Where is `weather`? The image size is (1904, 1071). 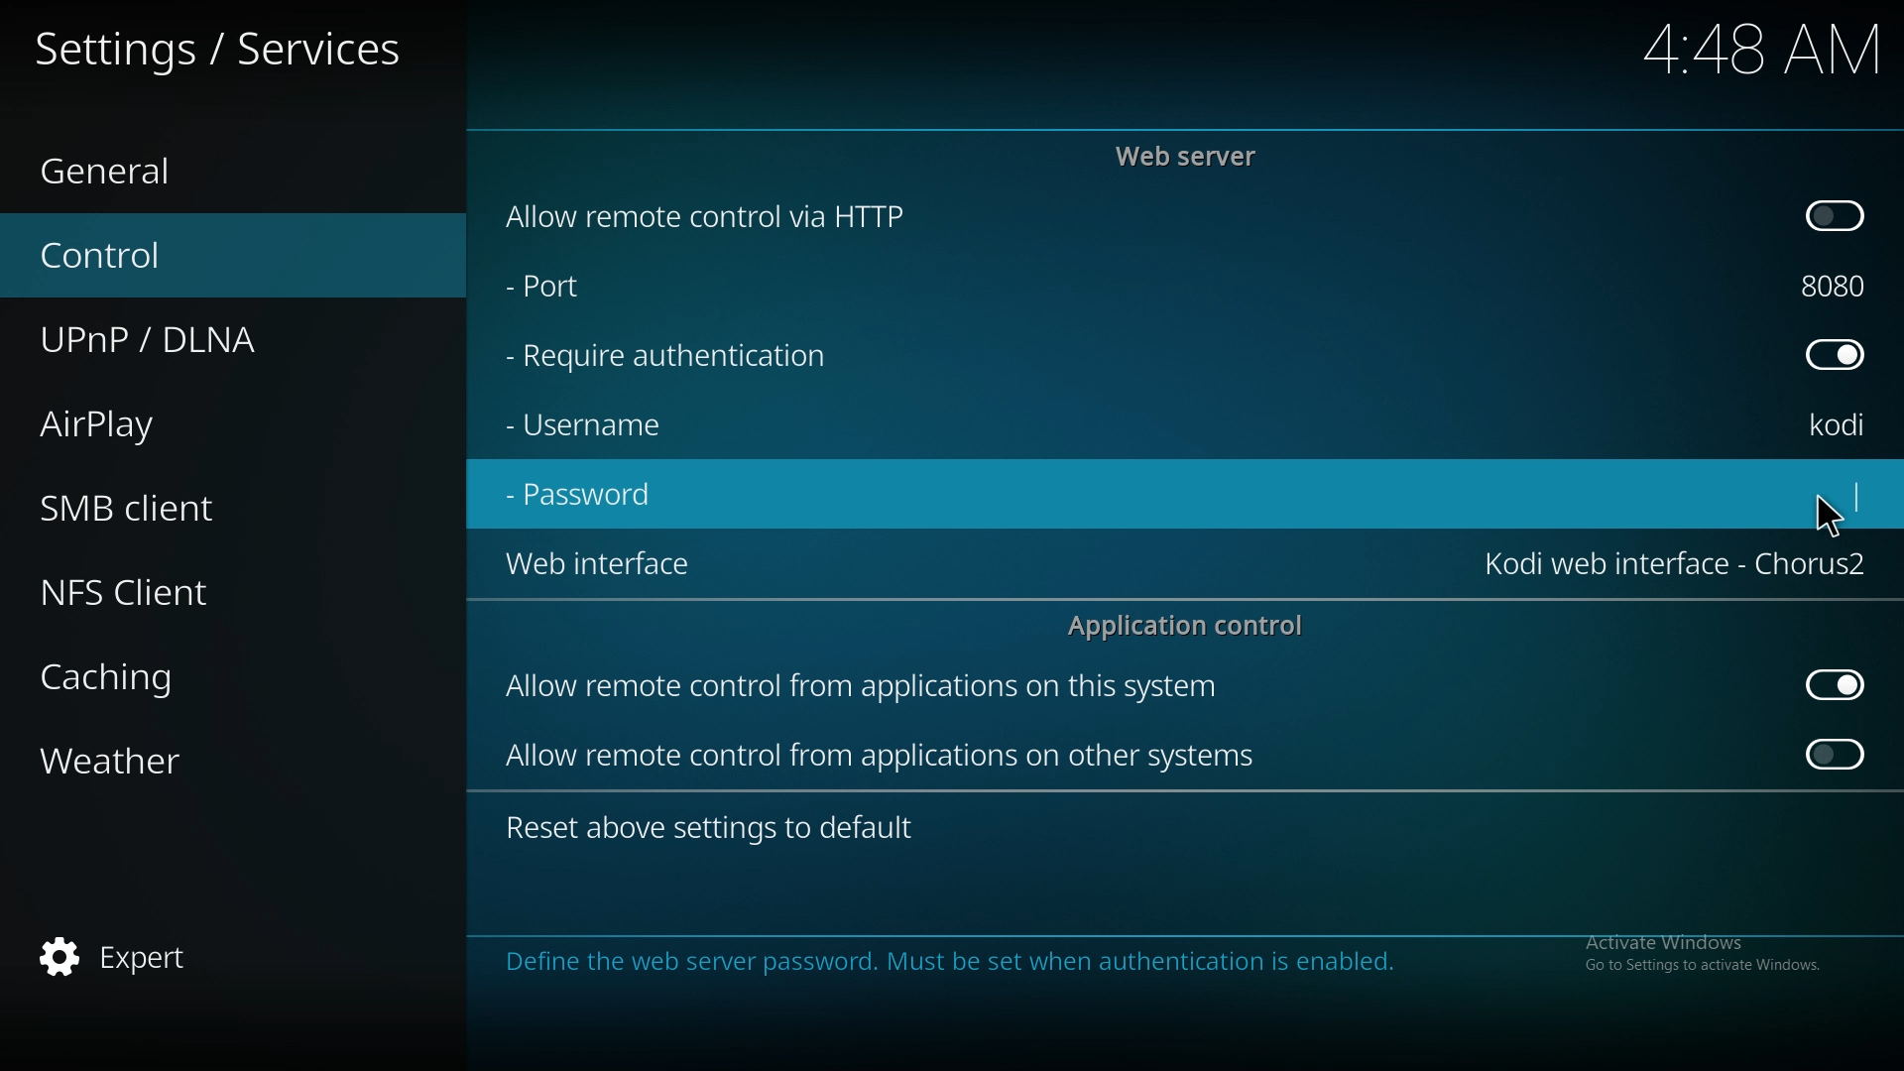
weather is located at coordinates (153, 762).